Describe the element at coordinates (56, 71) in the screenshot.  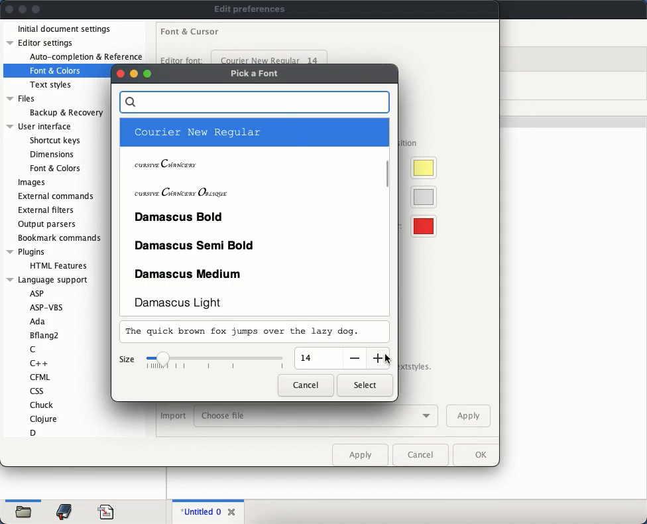
I see `font and colors` at that location.